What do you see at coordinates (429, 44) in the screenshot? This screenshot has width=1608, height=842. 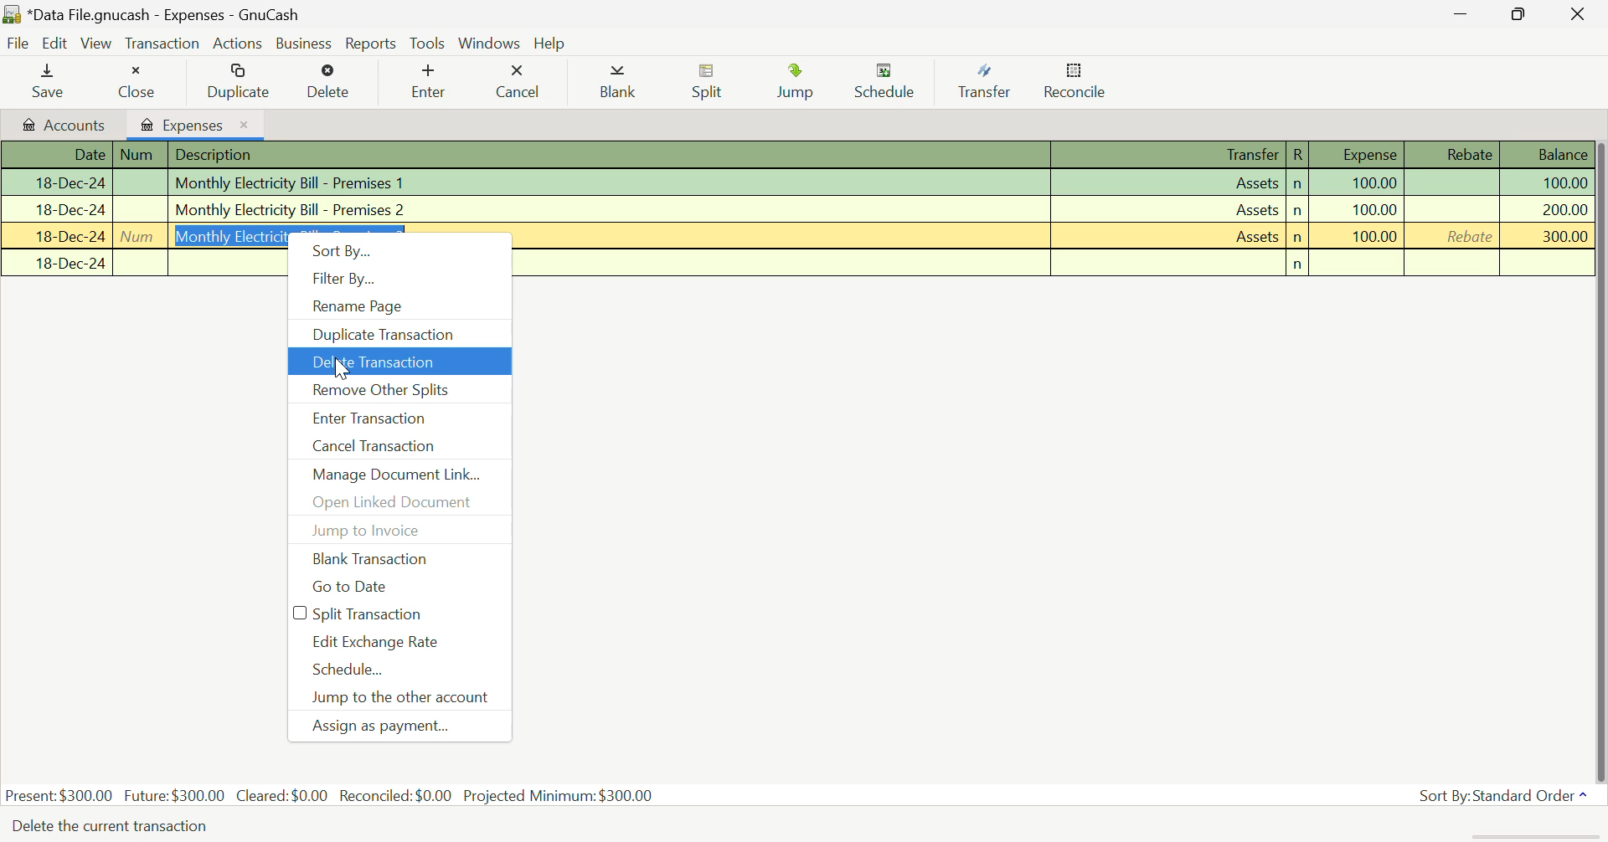 I see `Tools` at bounding box center [429, 44].